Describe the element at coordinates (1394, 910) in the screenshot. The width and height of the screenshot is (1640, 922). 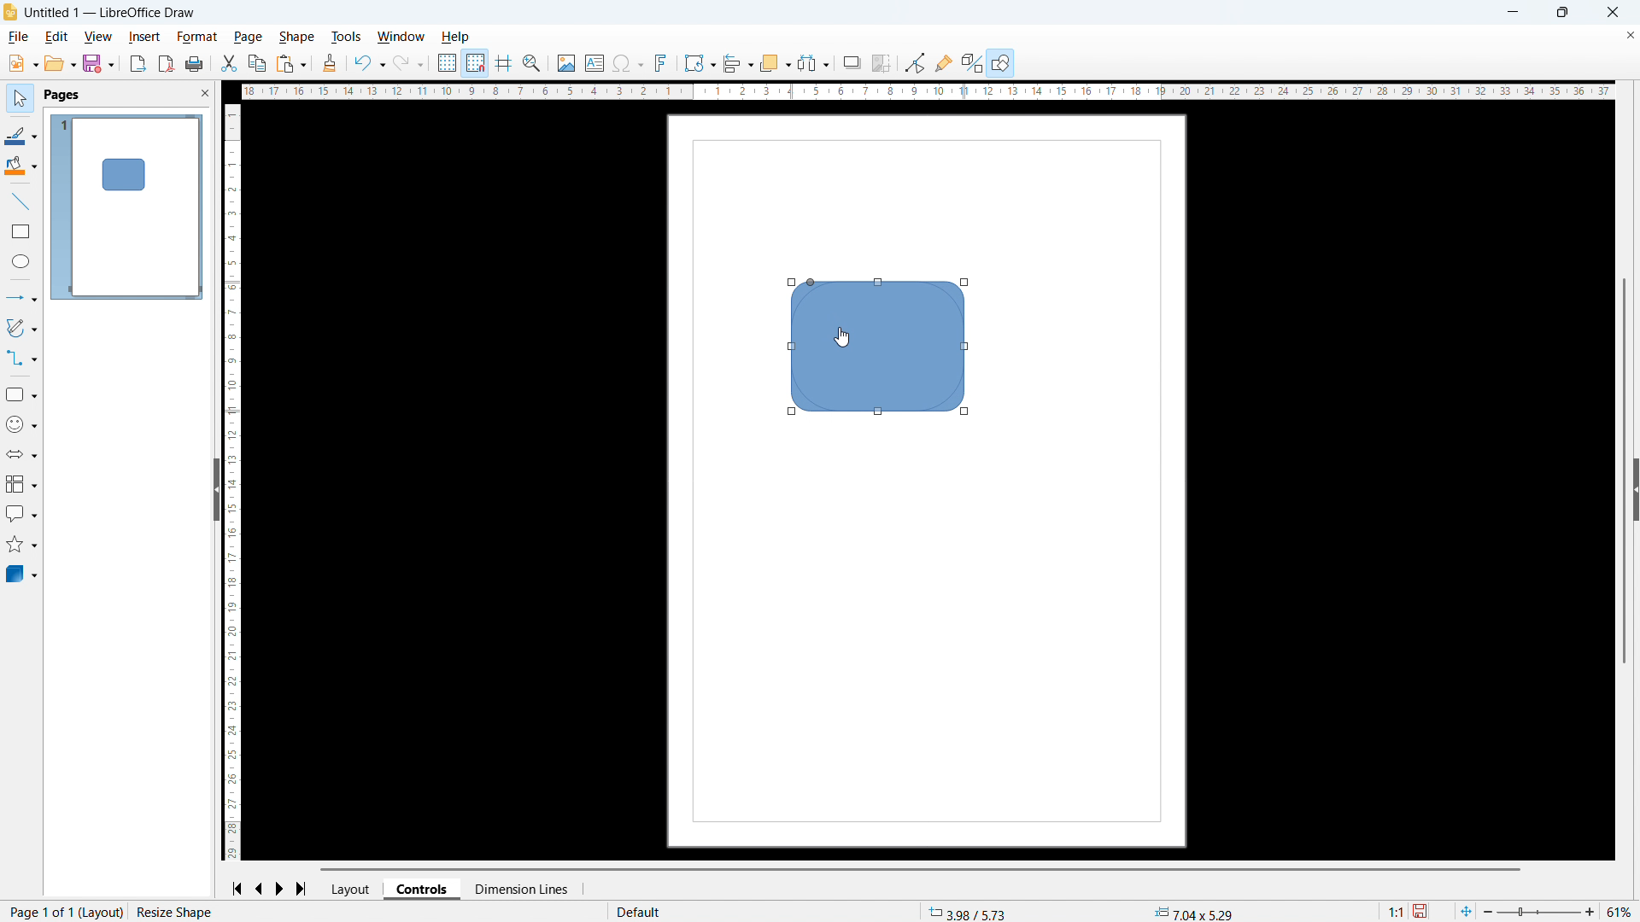
I see `1:1` at that location.